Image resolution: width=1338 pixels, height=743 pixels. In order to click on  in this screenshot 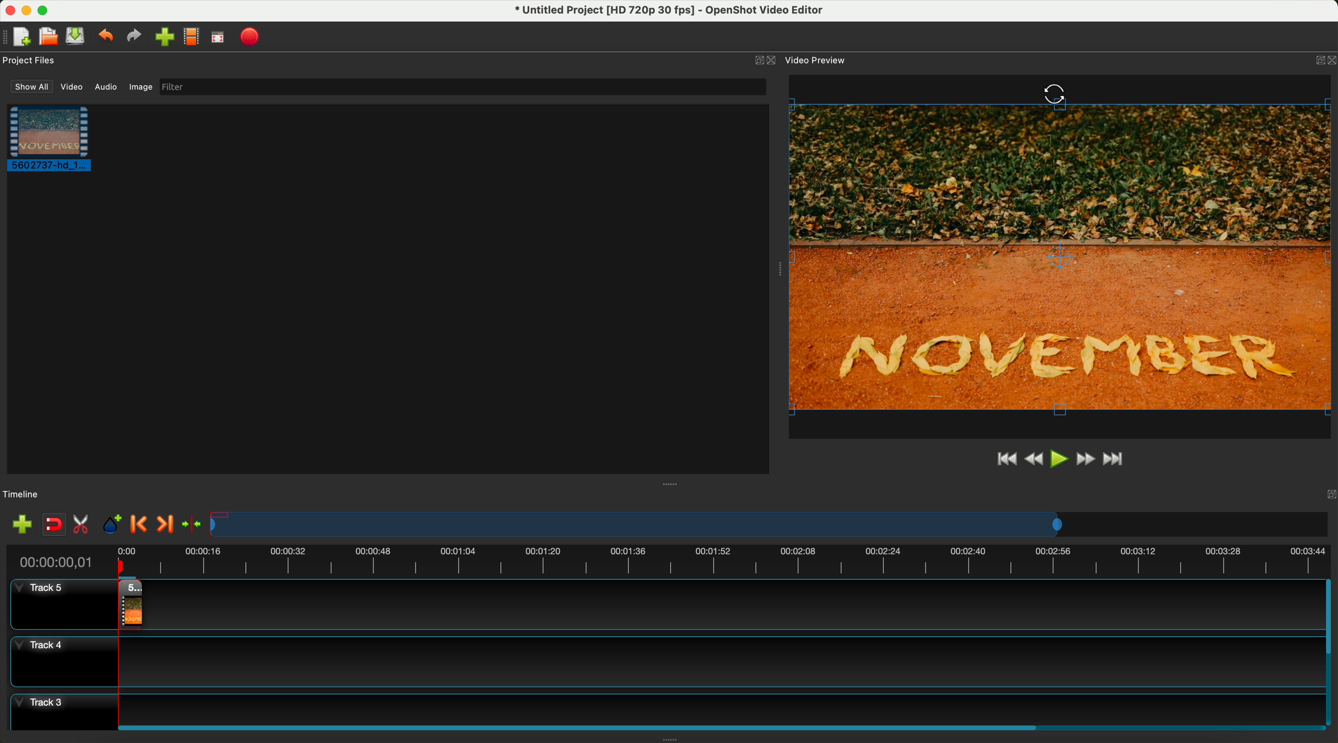, I will do `click(672, 483)`.